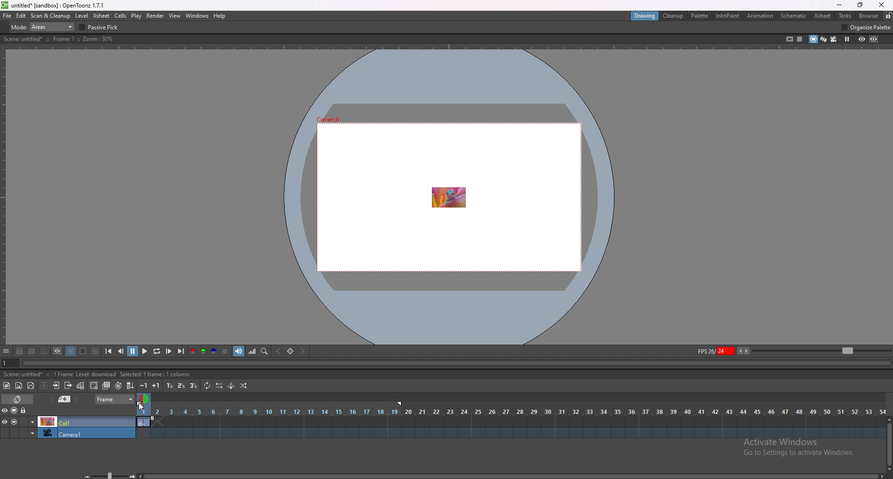 The height and width of the screenshot is (479, 893). I want to click on frame, so click(115, 399).